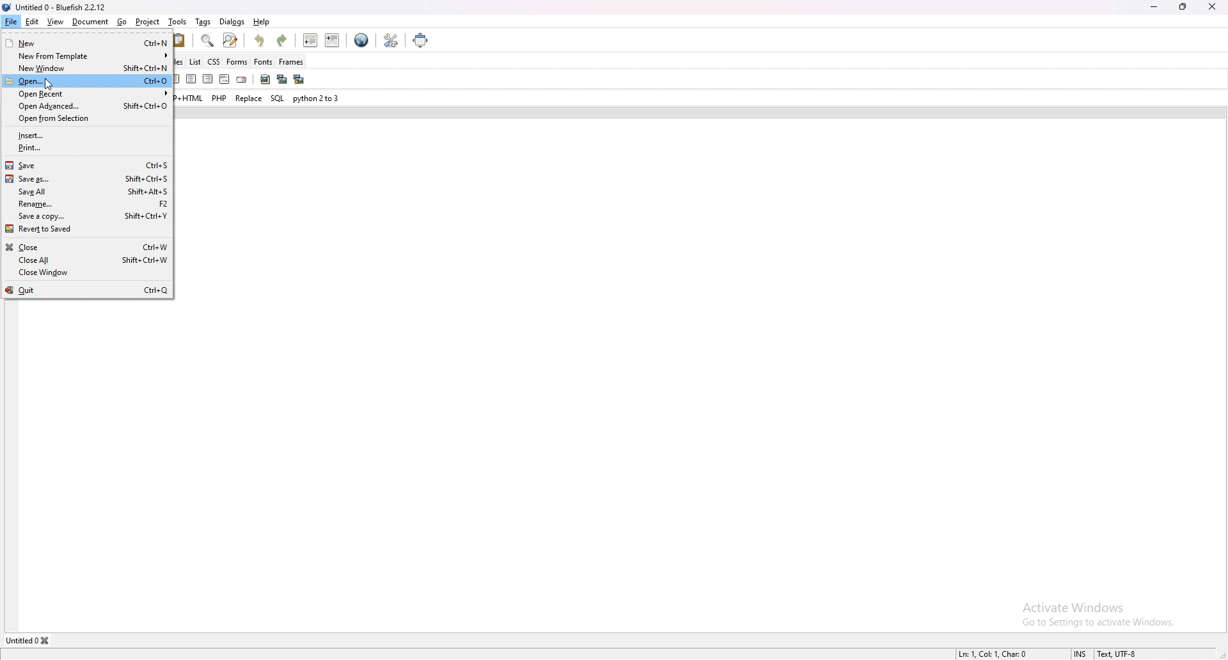 The width and height of the screenshot is (1228, 660). What do you see at coordinates (45, 164) in the screenshot?
I see `save` at bounding box center [45, 164].